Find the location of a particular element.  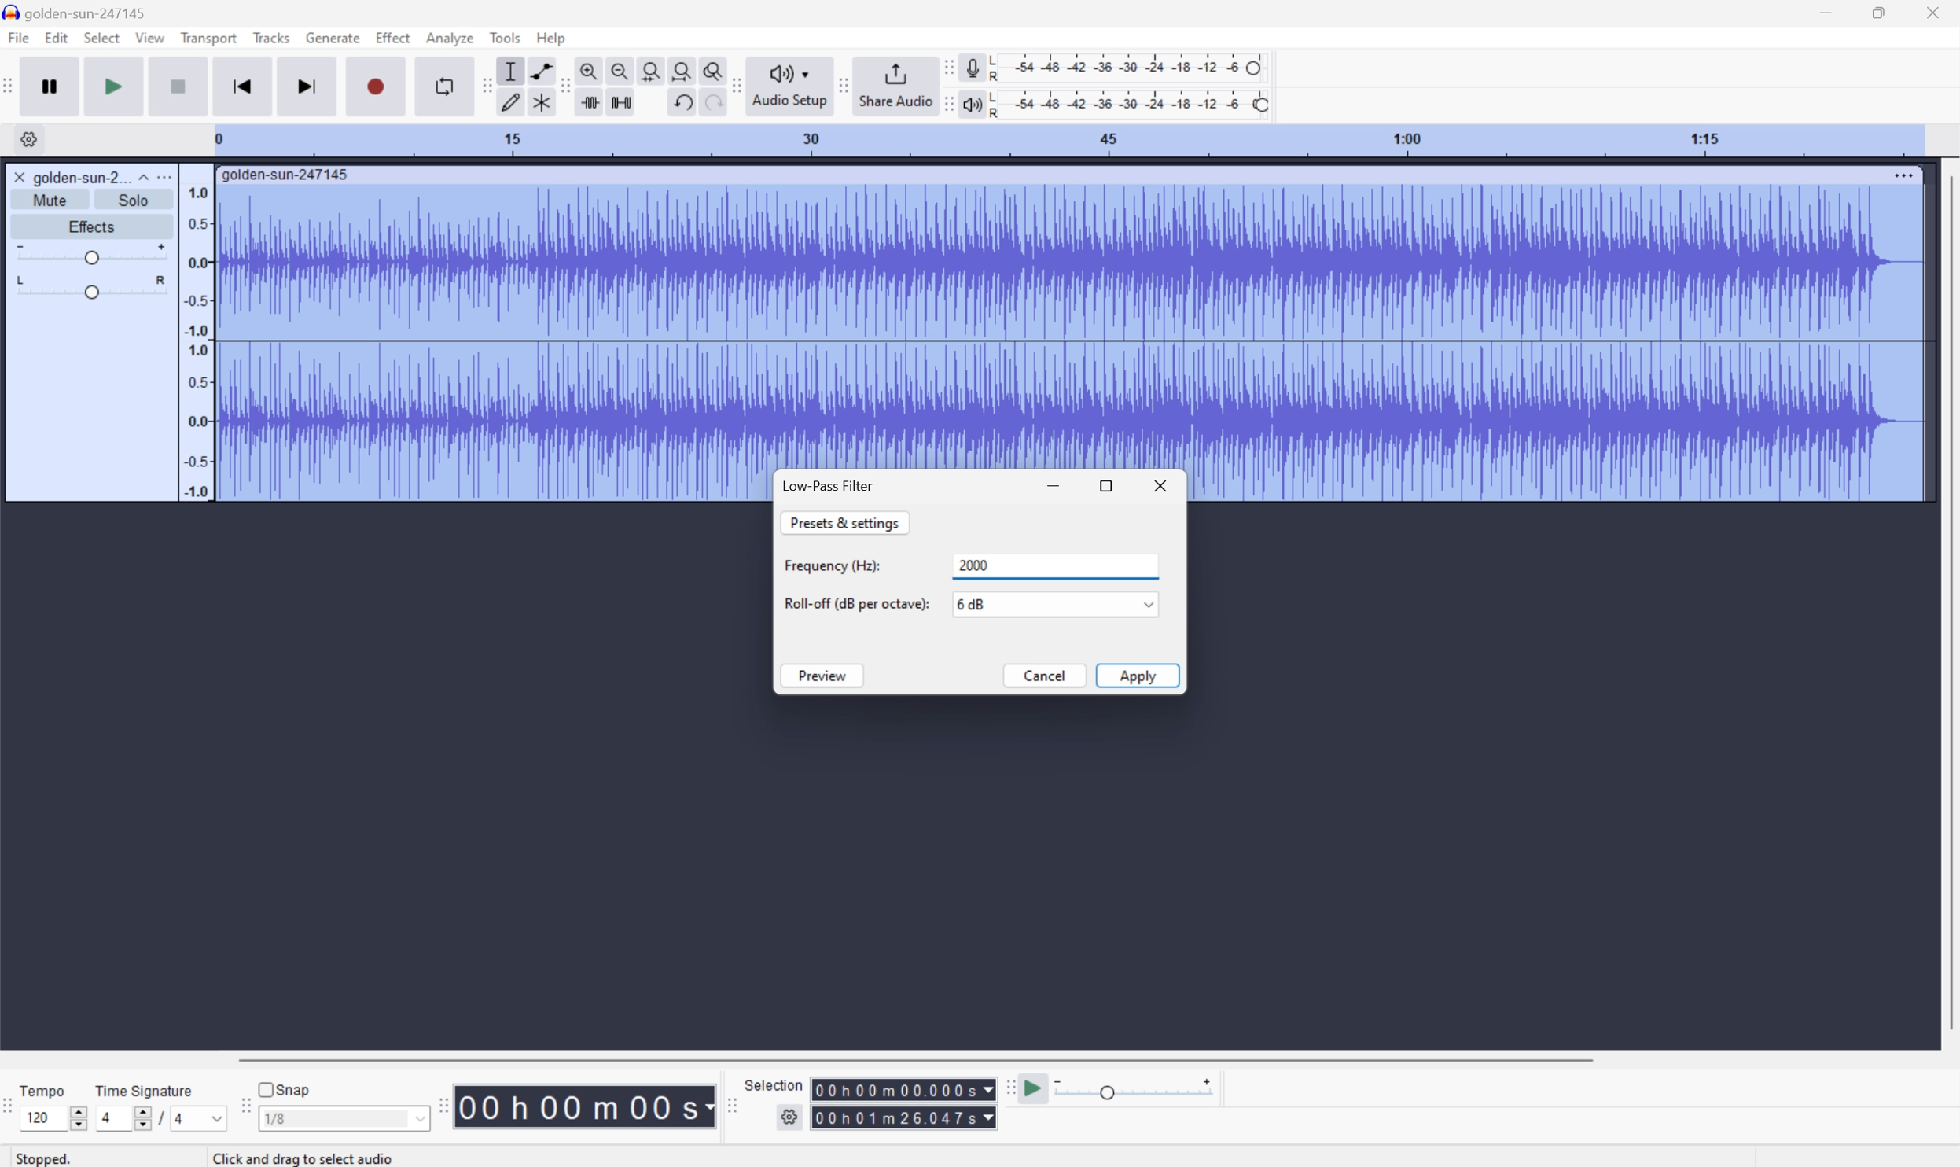

Stop is located at coordinates (179, 86).